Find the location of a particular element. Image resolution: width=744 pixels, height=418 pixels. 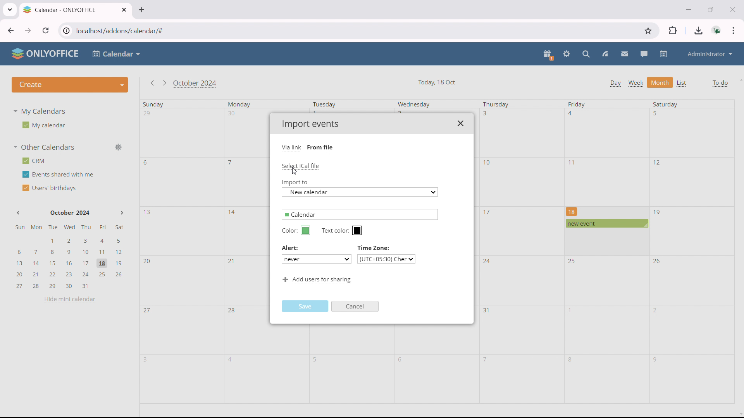

Tuesday is located at coordinates (325, 104).